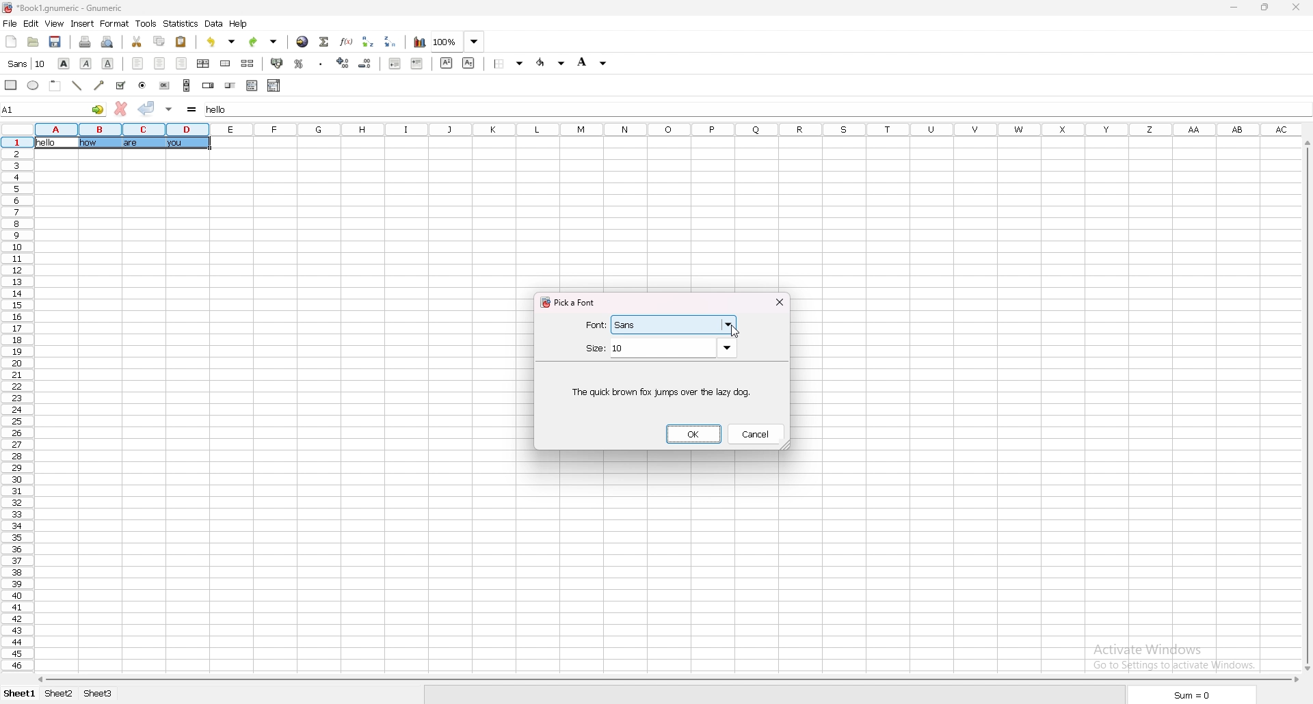 The height and width of the screenshot is (704, 1313). I want to click on redo, so click(264, 41).